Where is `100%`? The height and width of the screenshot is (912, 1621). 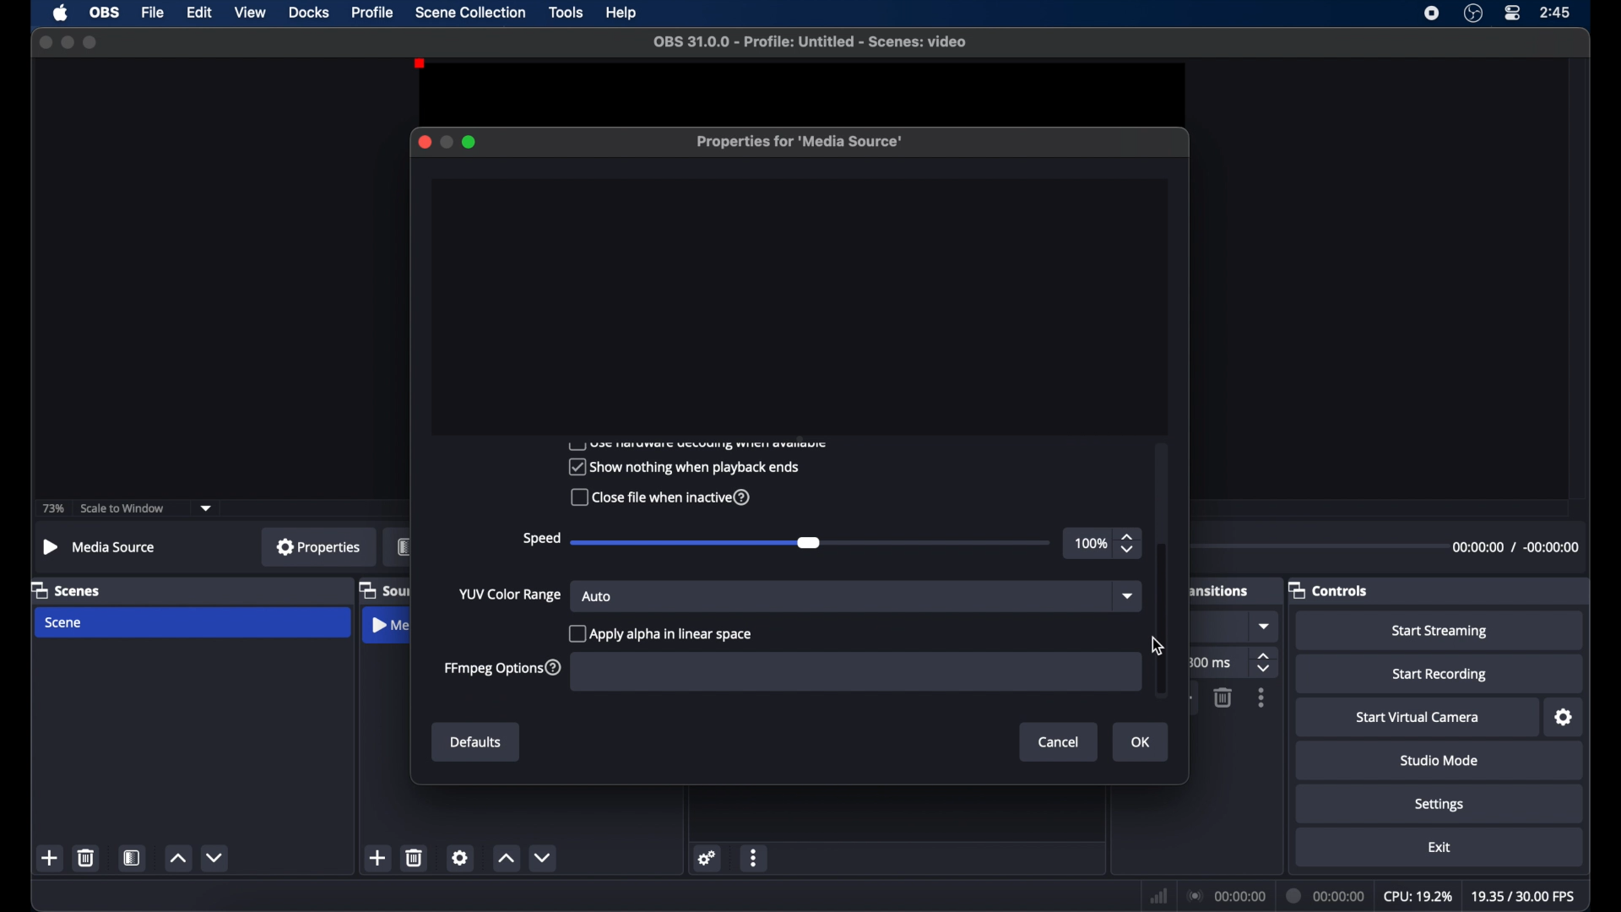
100% is located at coordinates (1089, 544).